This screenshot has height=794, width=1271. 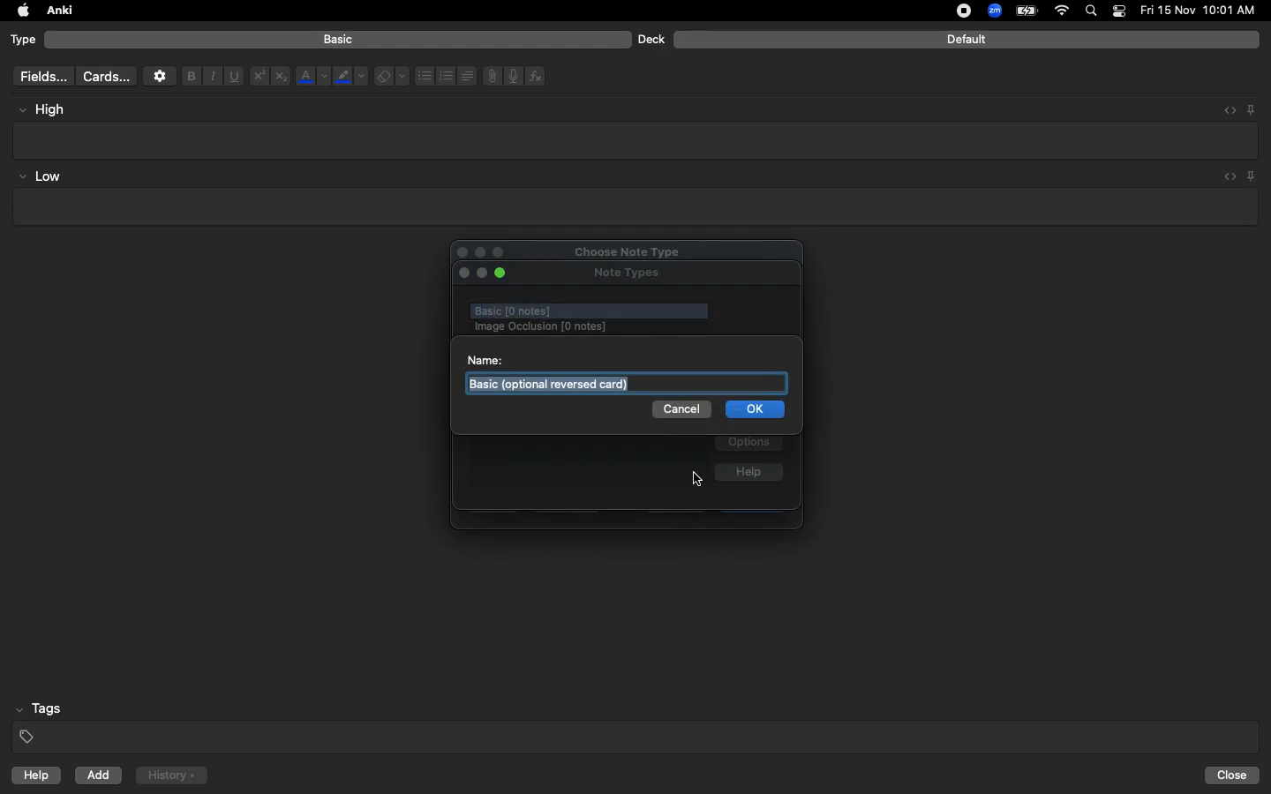 I want to click on Embed, so click(x=1226, y=177).